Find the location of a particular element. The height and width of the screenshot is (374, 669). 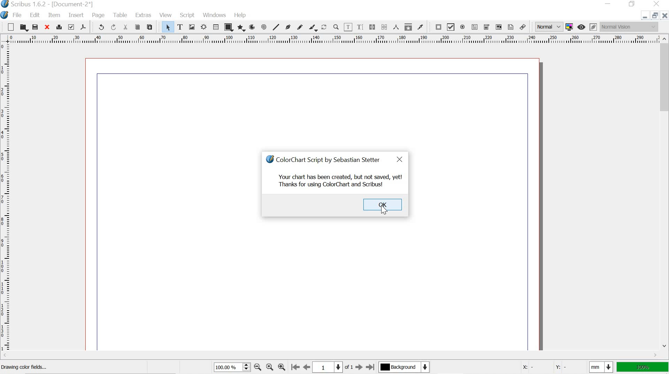

zoom in or out is located at coordinates (336, 27).